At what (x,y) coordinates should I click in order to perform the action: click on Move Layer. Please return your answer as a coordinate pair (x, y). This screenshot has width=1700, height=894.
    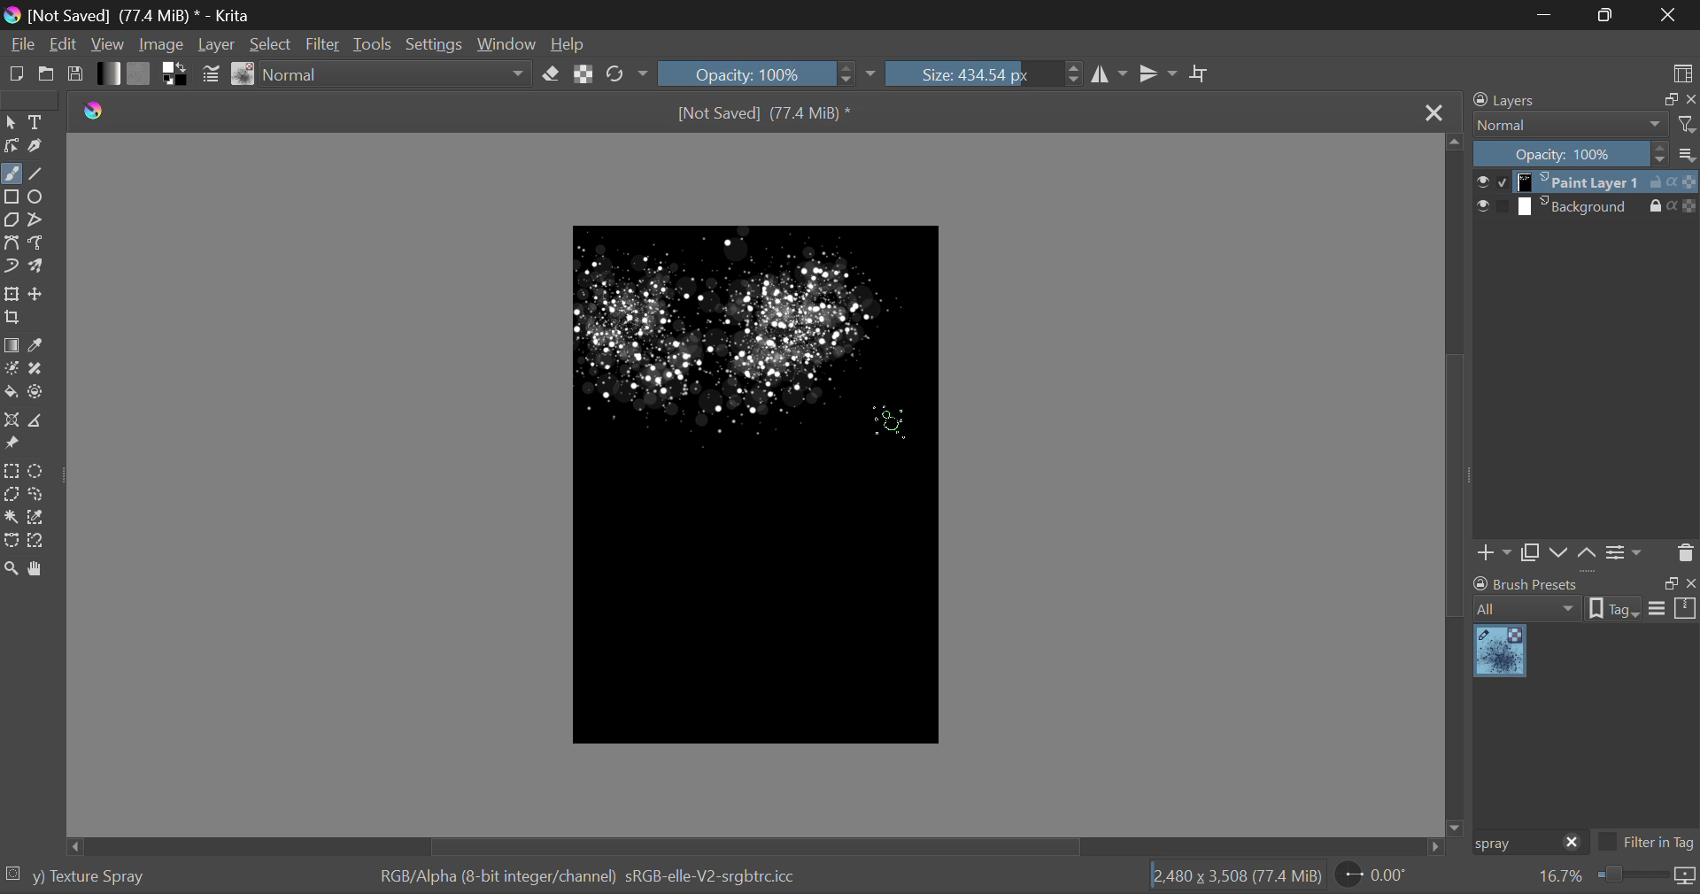
    Looking at the image, I should click on (36, 293).